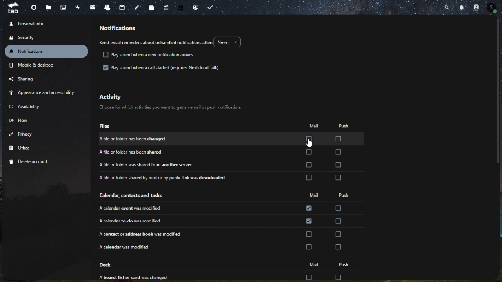 Image resolution: width=502 pixels, height=282 pixels. Describe the element at coordinates (166, 8) in the screenshot. I see `upgrade` at that location.